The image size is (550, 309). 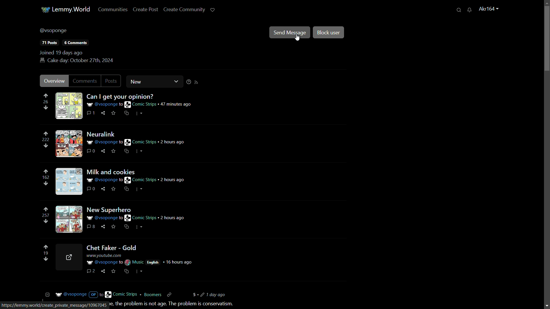 I want to click on rss, so click(x=197, y=82).